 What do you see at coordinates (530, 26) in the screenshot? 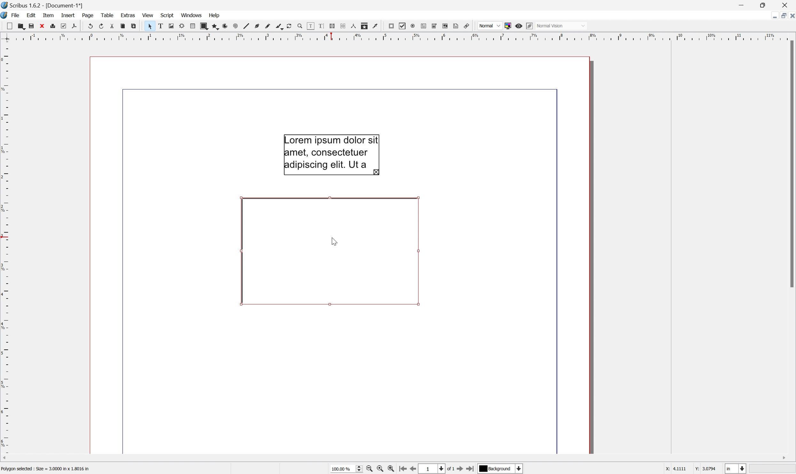
I see `Edit in preview mode` at bounding box center [530, 26].